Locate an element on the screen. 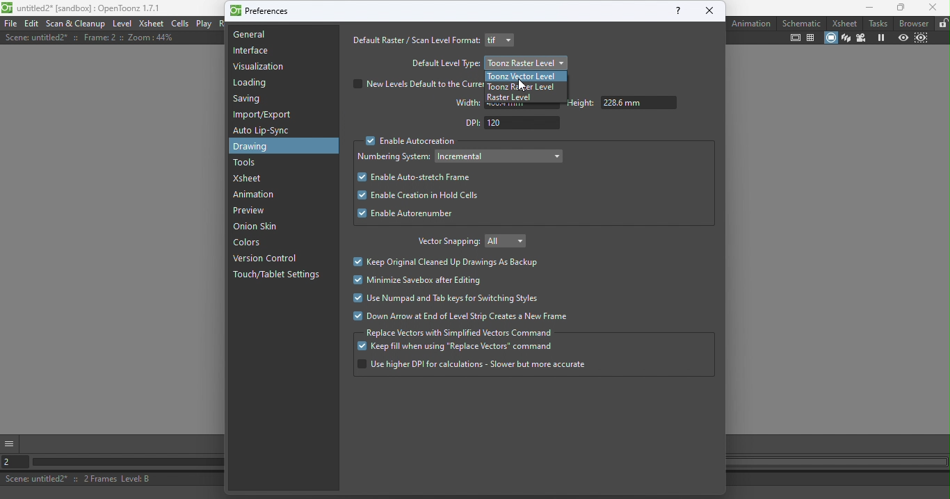 The image size is (950, 499). Edit is located at coordinates (33, 23).